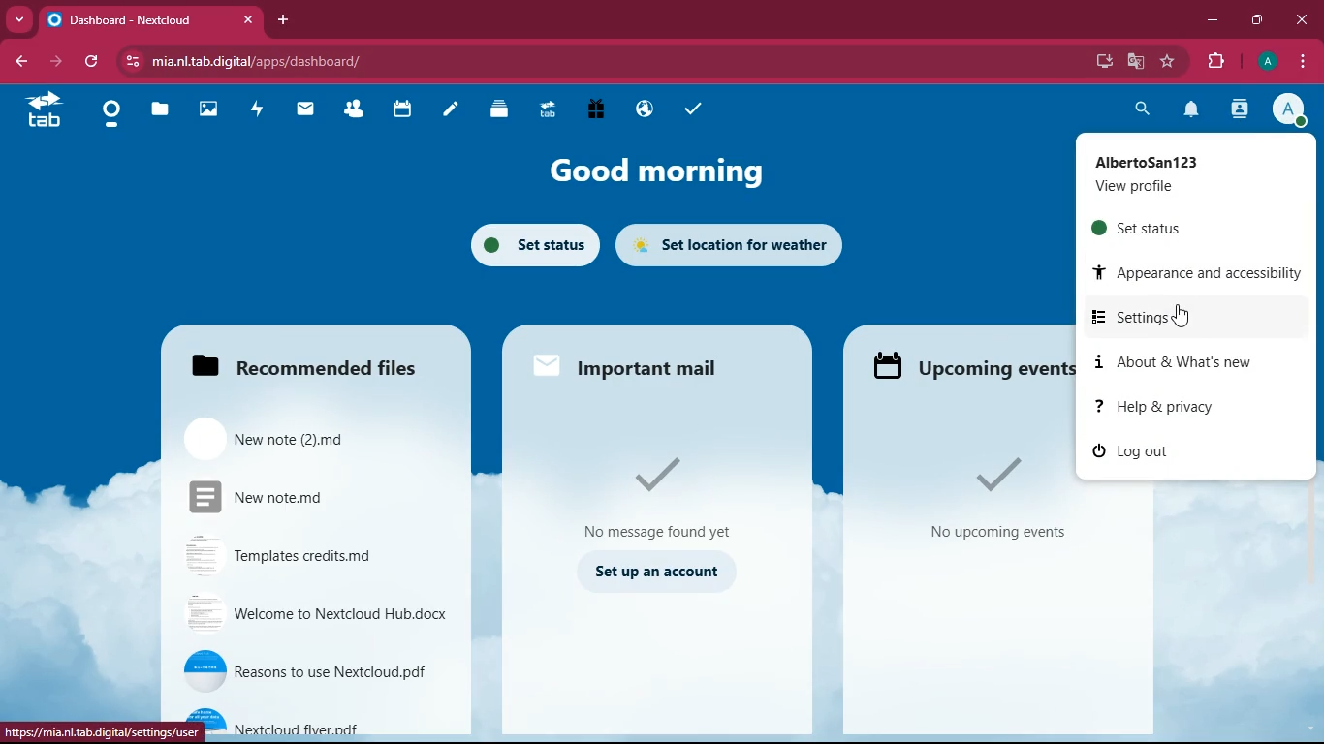 Image resolution: width=1324 pixels, height=744 pixels. Describe the element at coordinates (129, 62) in the screenshot. I see `View site information` at that location.